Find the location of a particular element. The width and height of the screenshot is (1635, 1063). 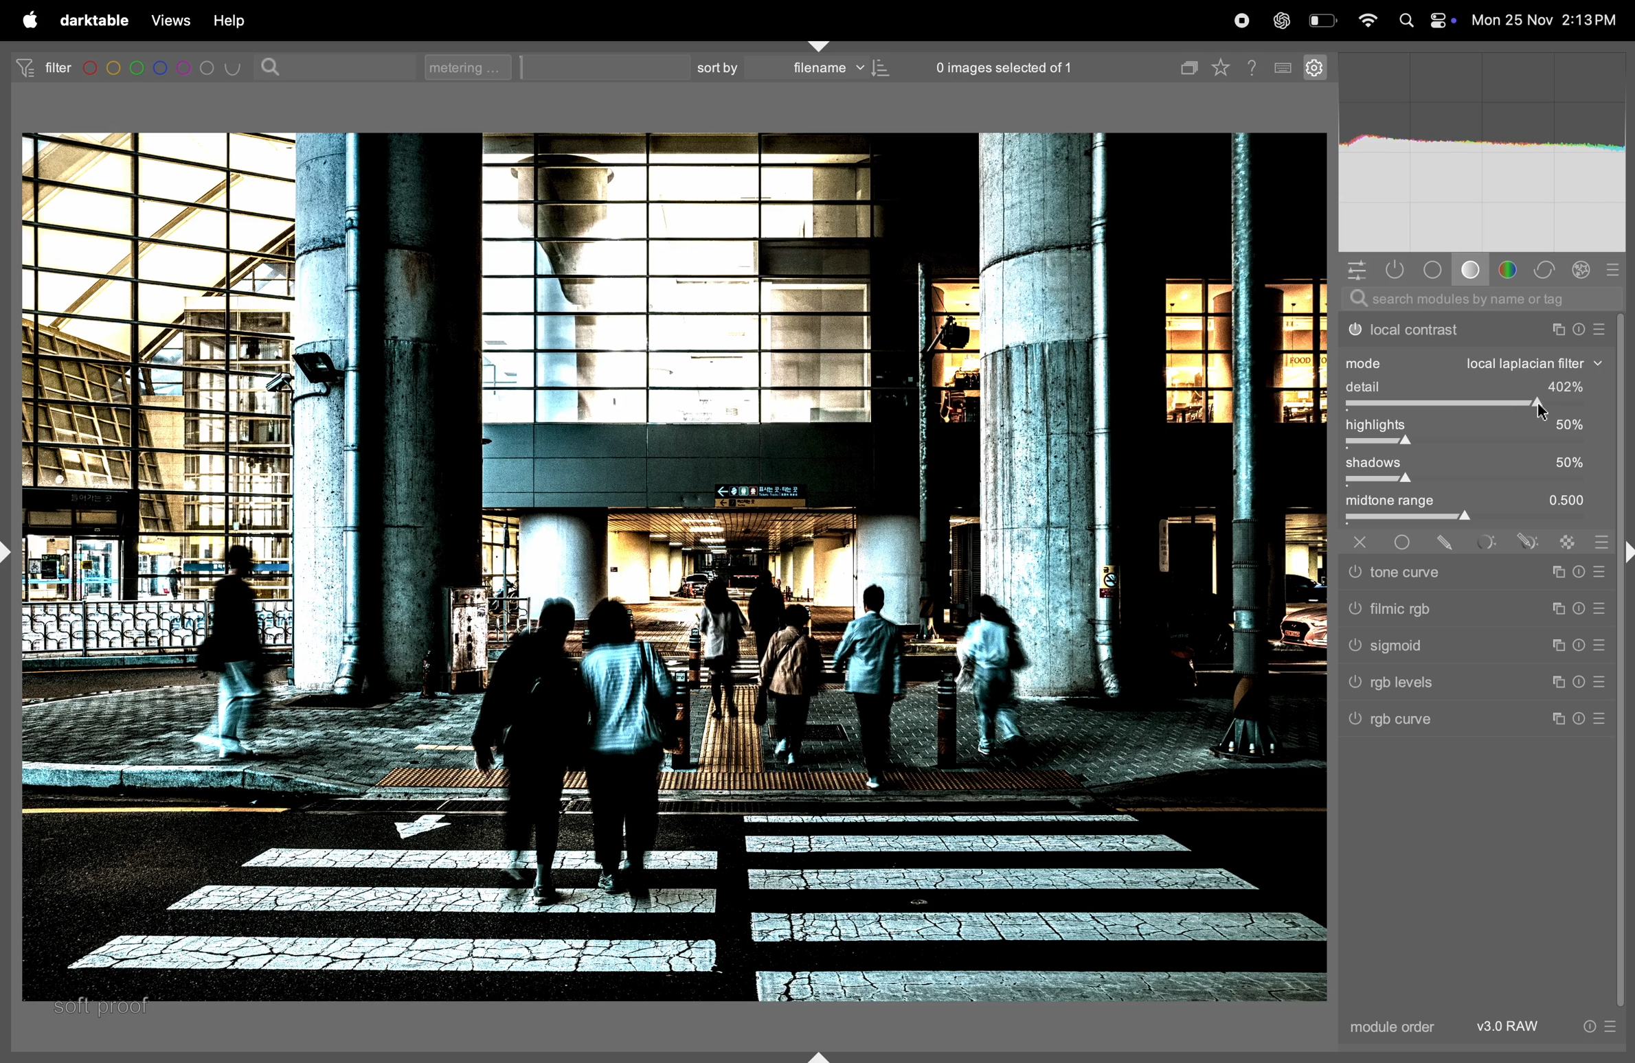

filmic rgb is located at coordinates (1468, 608).